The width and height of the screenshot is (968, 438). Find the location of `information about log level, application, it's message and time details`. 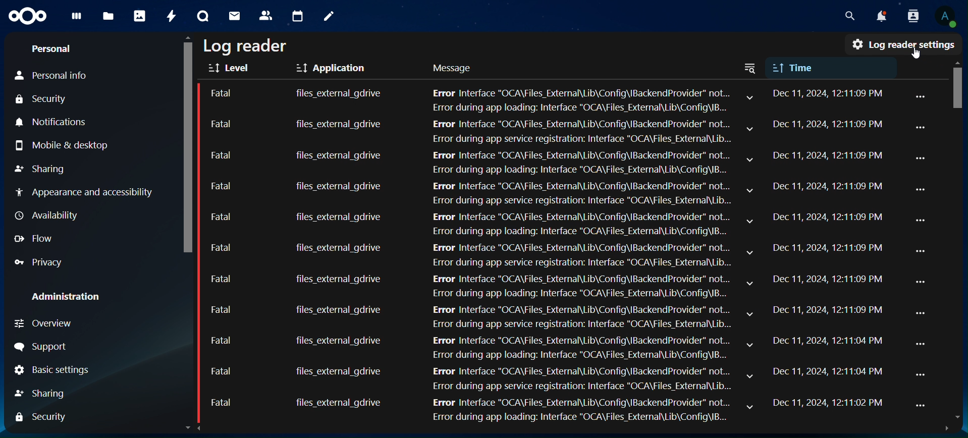

information about log level, application, it's message and time details is located at coordinates (547, 159).